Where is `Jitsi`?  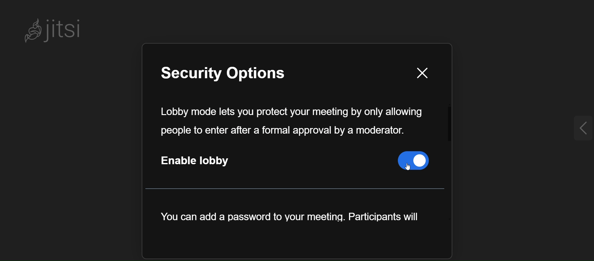
Jitsi is located at coordinates (54, 29).